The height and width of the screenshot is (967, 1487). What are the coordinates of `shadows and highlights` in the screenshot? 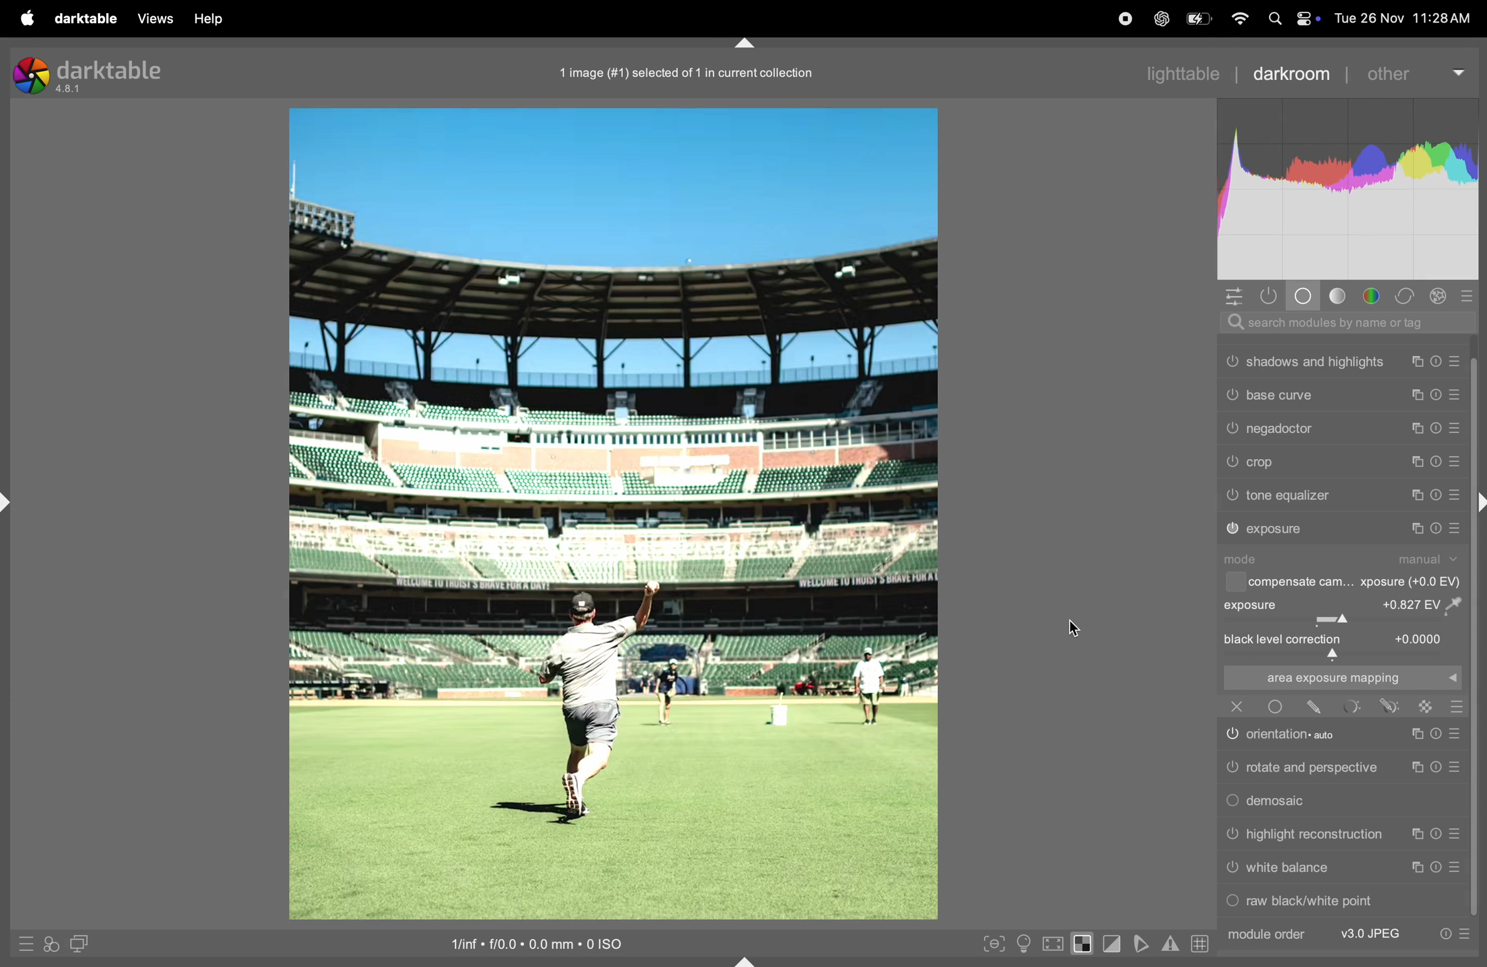 It's located at (1317, 362).